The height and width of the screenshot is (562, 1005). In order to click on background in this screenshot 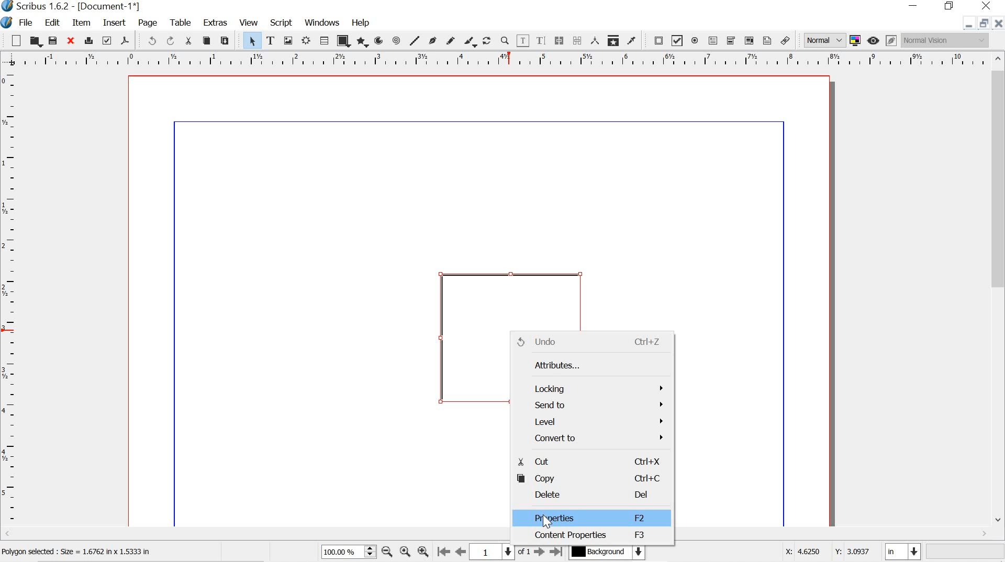, I will do `click(612, 553)`.